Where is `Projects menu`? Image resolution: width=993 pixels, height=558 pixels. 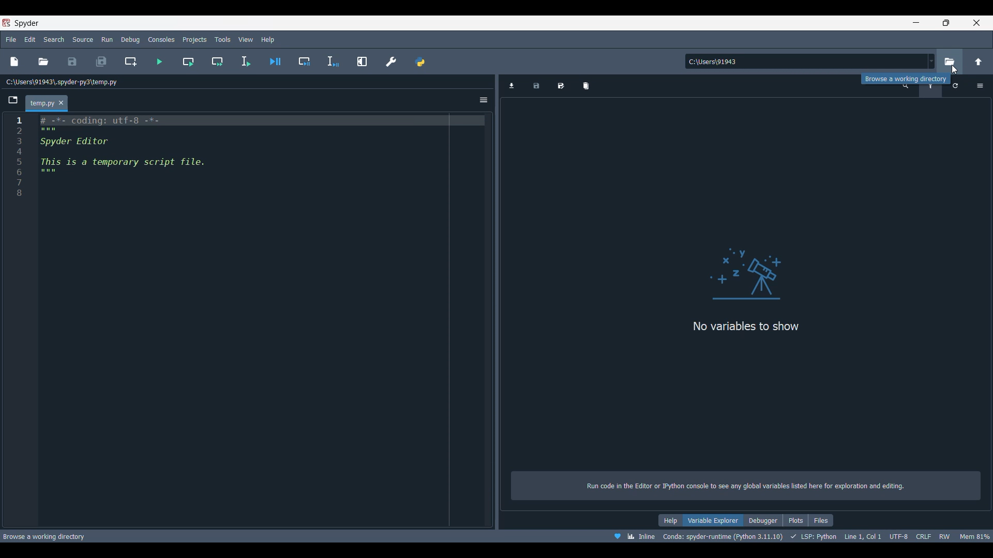
Projects menu is located at coordinates (195, 39).